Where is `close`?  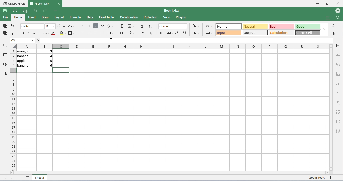 close is located at coordinates (59, 4).